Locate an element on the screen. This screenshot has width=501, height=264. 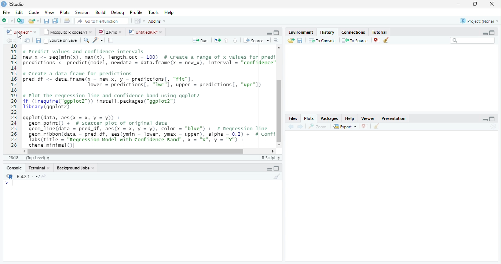
Save is located at coordinates (300, 41).